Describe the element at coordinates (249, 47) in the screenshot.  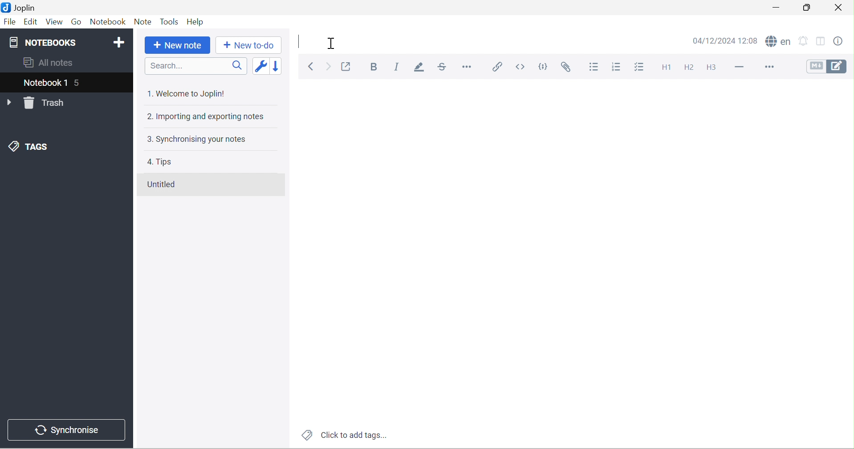
I see `New to-do` at that location.